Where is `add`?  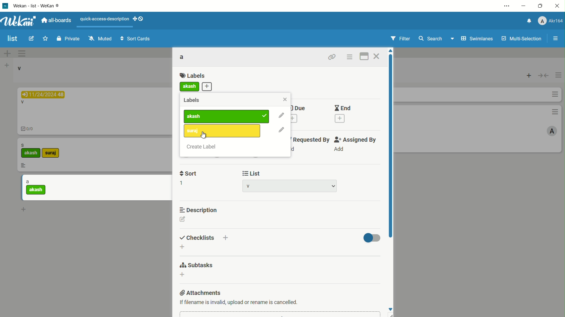
add is located at coordinates (6, 67).